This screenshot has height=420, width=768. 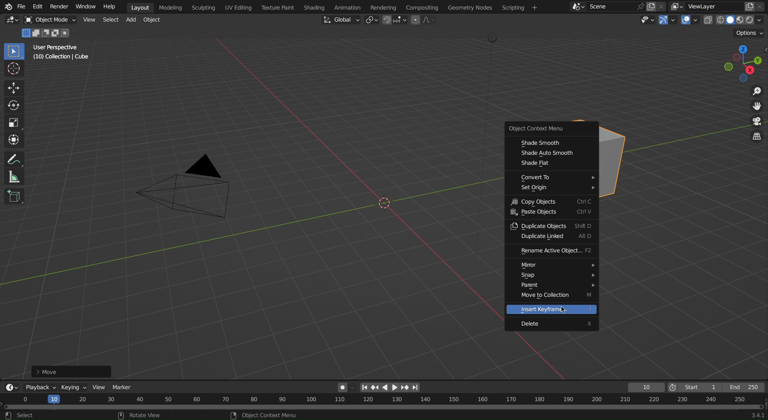 I want to click on Window, so click(x=88, y=6).